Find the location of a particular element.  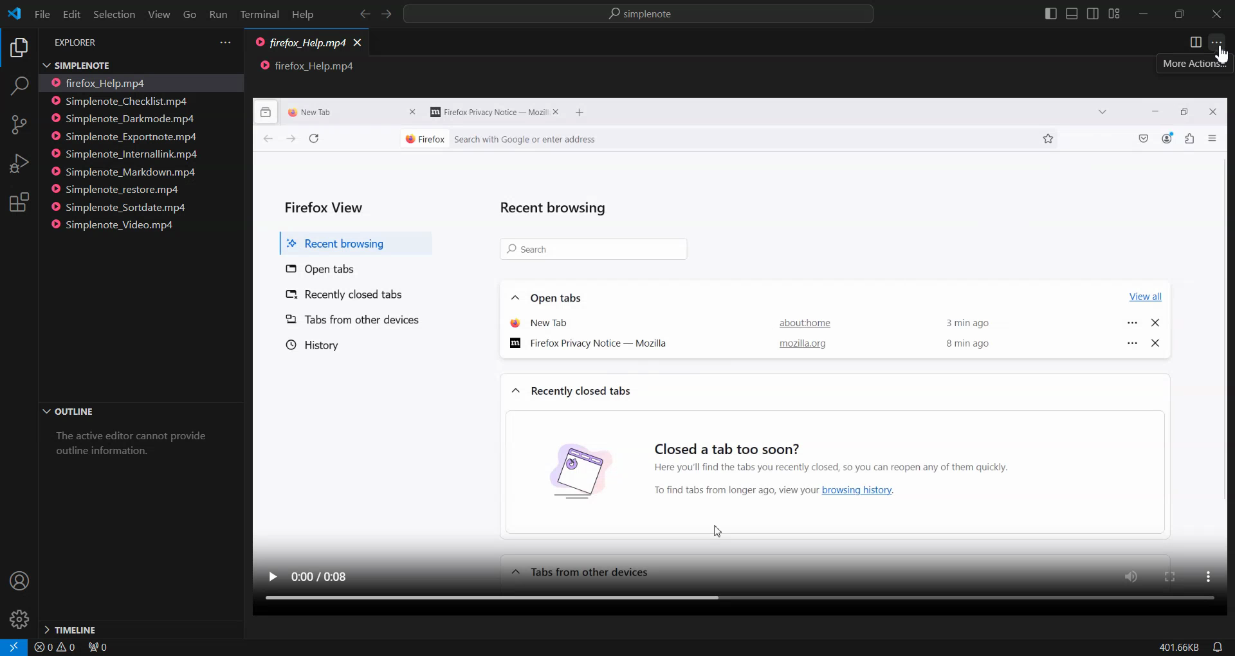

open tabs is located at coordinates (322, 268).